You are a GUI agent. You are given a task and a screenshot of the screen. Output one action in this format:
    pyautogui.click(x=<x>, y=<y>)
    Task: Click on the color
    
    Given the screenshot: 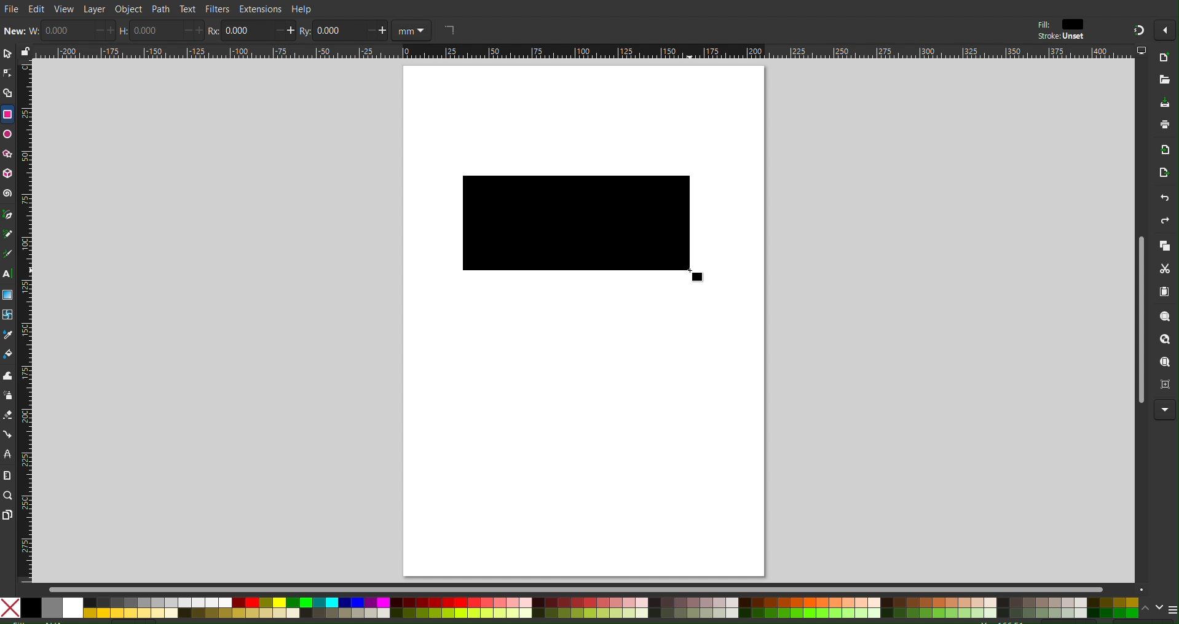 What is the action you would take?
    pyautogui.click(x=1076, y=24)
    